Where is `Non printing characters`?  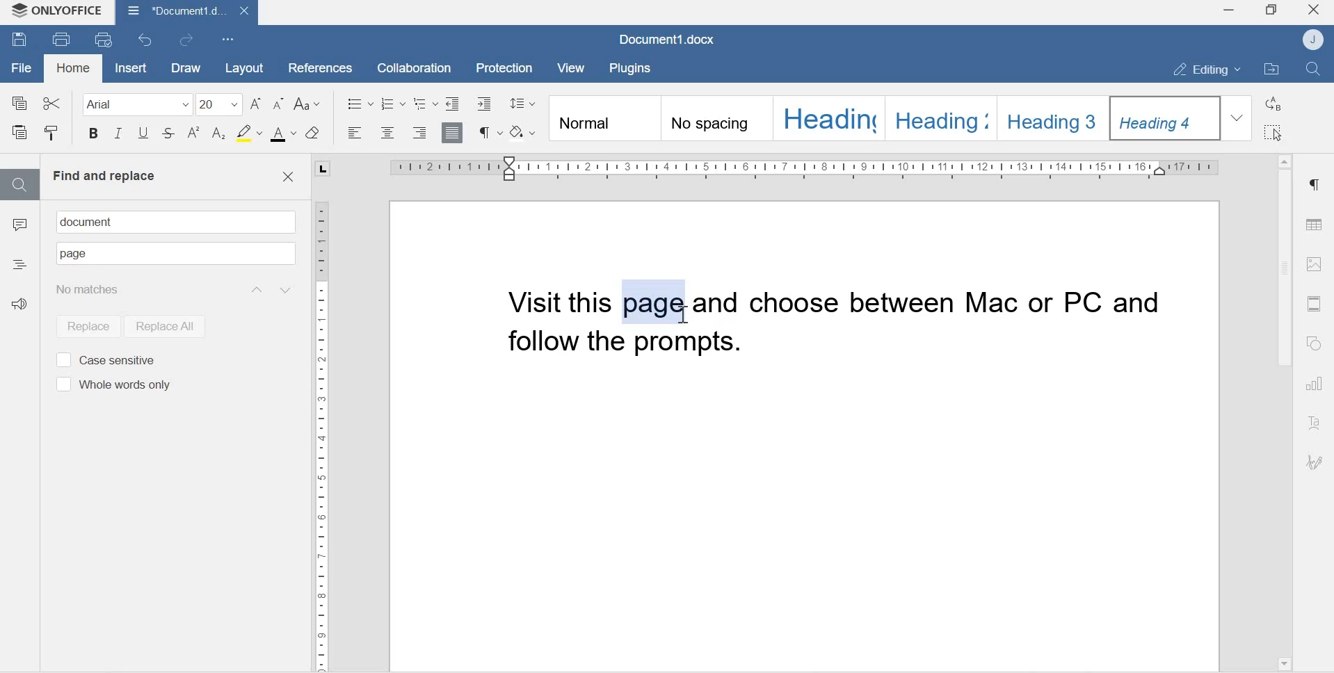 Non printing characters is located at coordinates (489, 132).